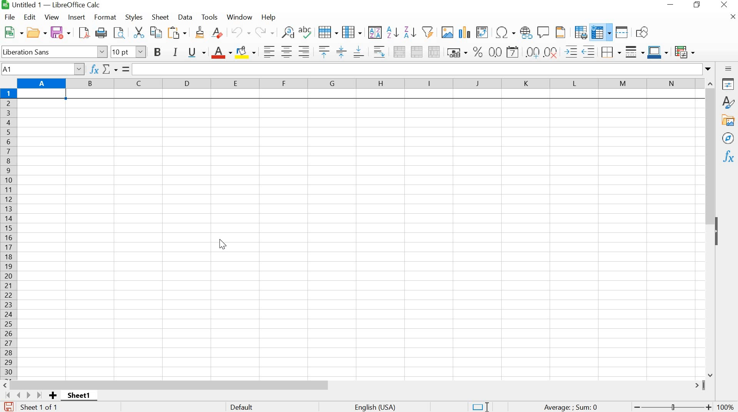  What do you see at coordinates (728, 157) in the screenshot?
I see `FUNCTIONS` at bounding box center [728, 157].